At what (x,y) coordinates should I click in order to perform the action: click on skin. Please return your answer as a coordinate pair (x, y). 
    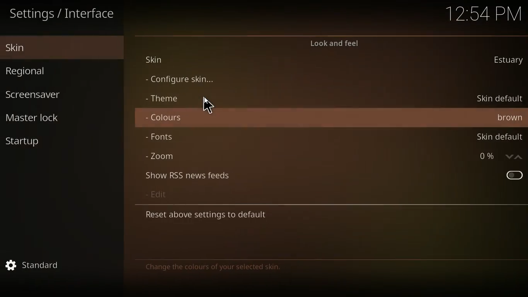
    Looking at the image, I should click on (51, 47).